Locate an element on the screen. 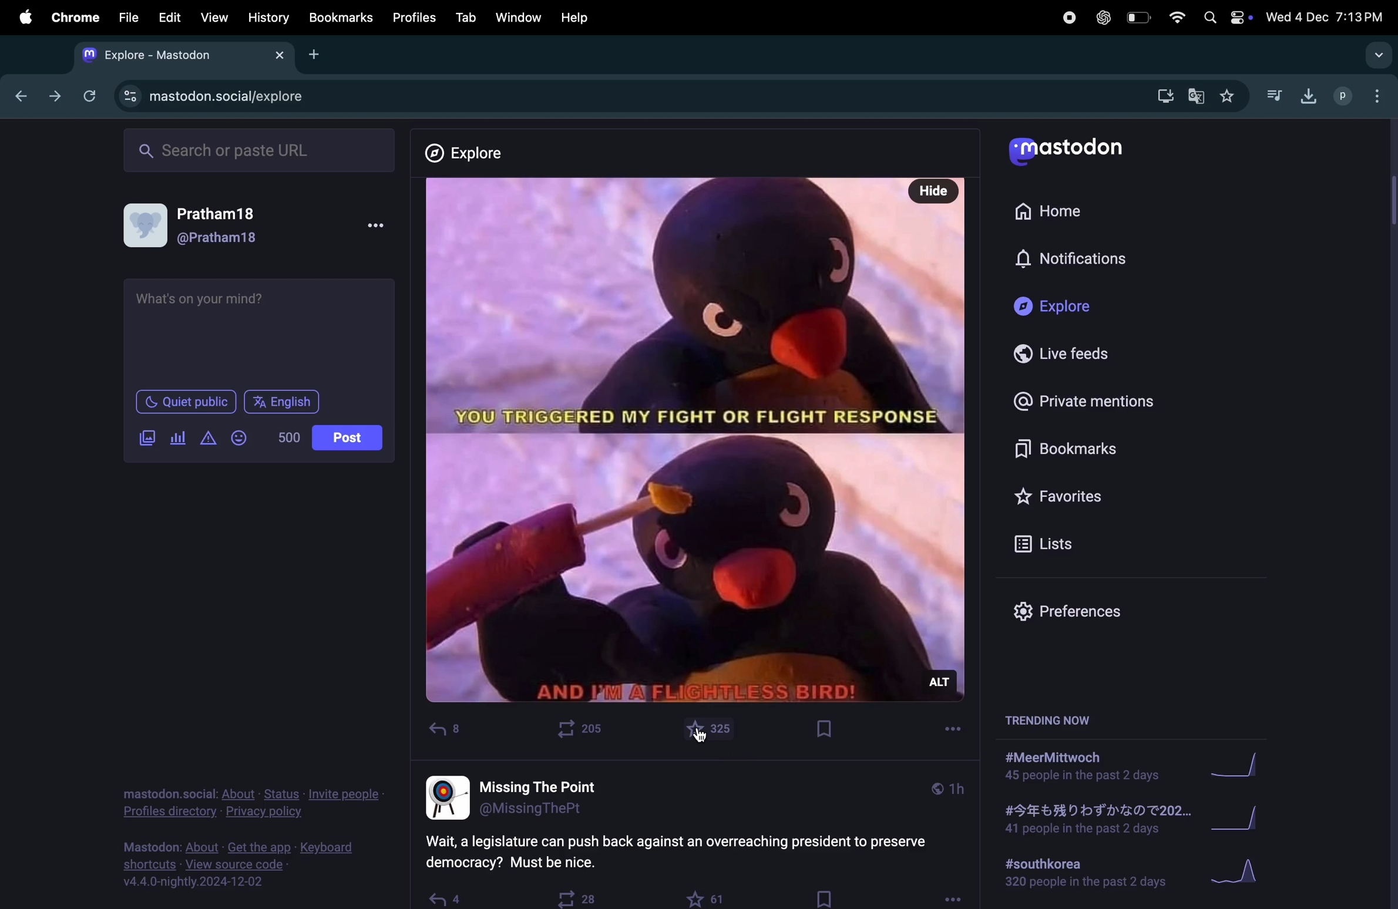 The width and height of the screenshot is (1398, 909). prefrences is located at coordinates (1071, 613).